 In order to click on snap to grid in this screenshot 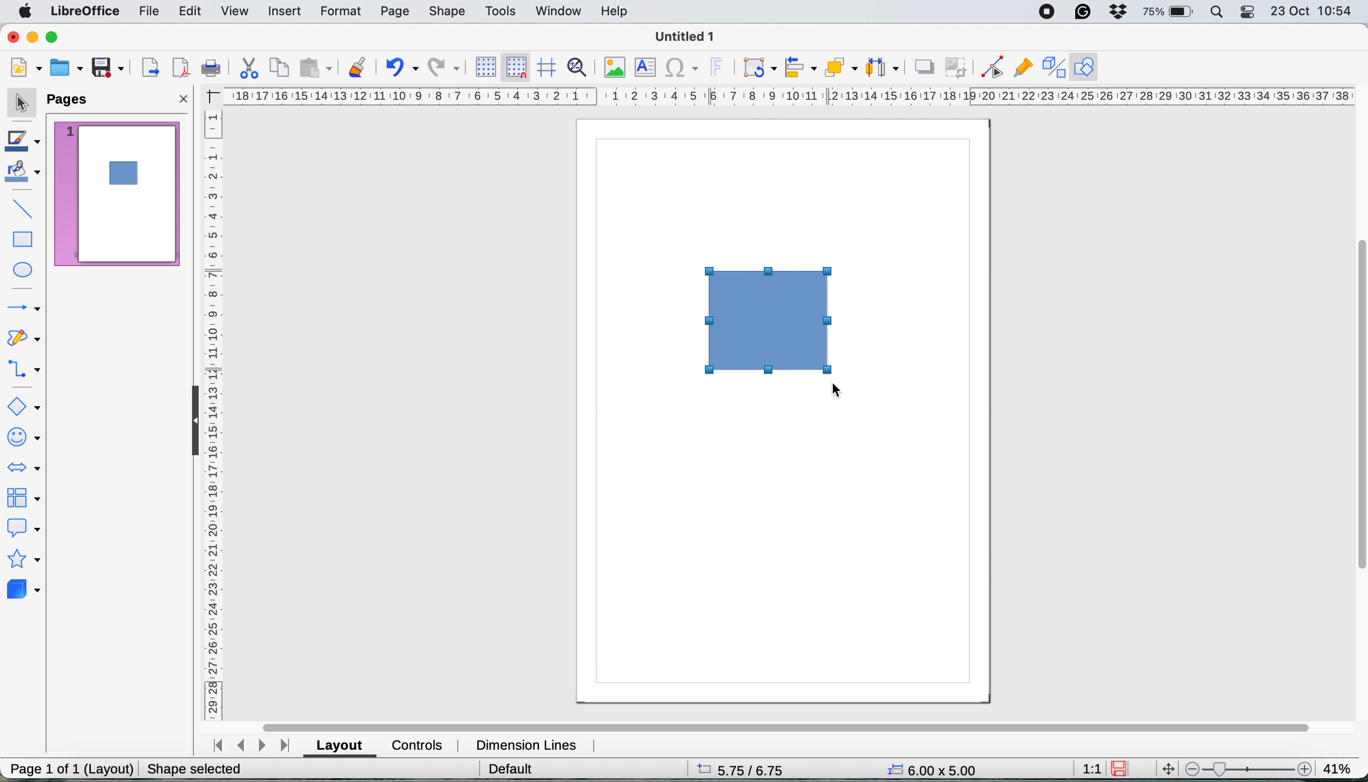, I will do `click(516, 67)`.